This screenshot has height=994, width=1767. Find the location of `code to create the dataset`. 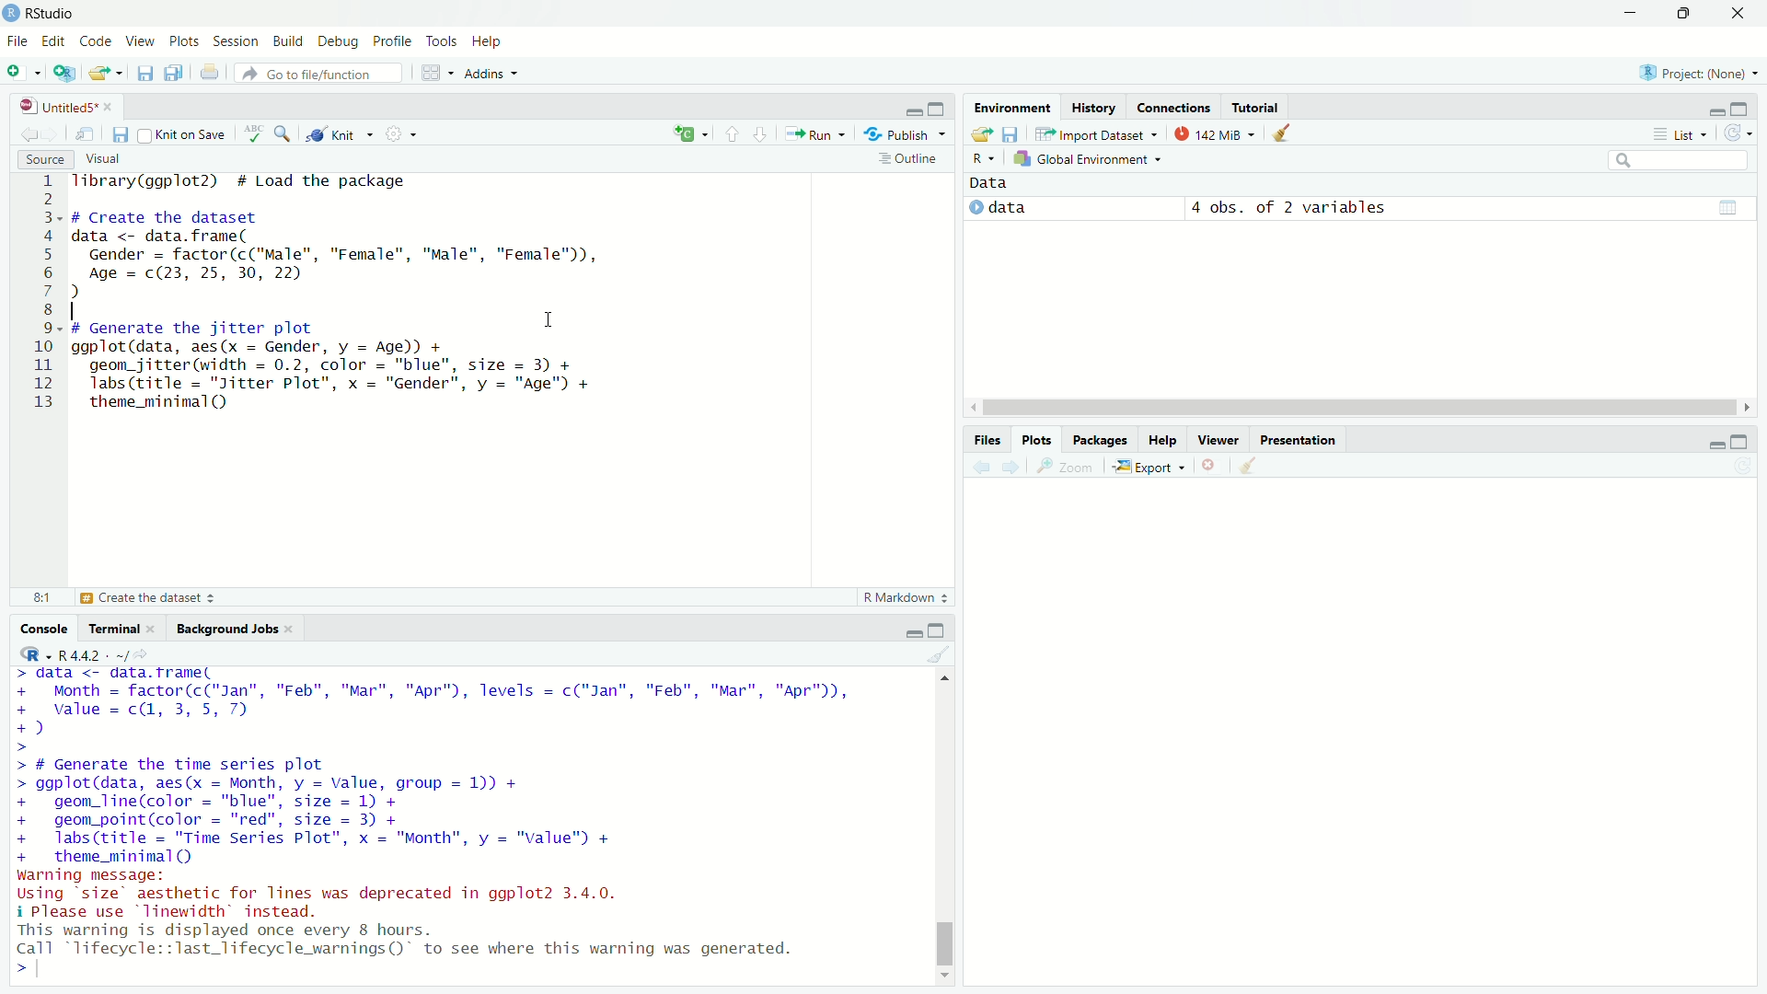

code to create the dataset is located at coordinates (357, 256).